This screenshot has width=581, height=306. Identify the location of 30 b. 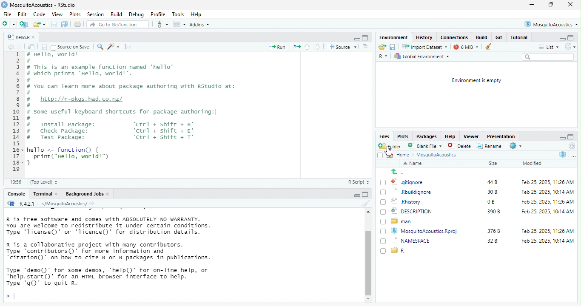
(491, 192).